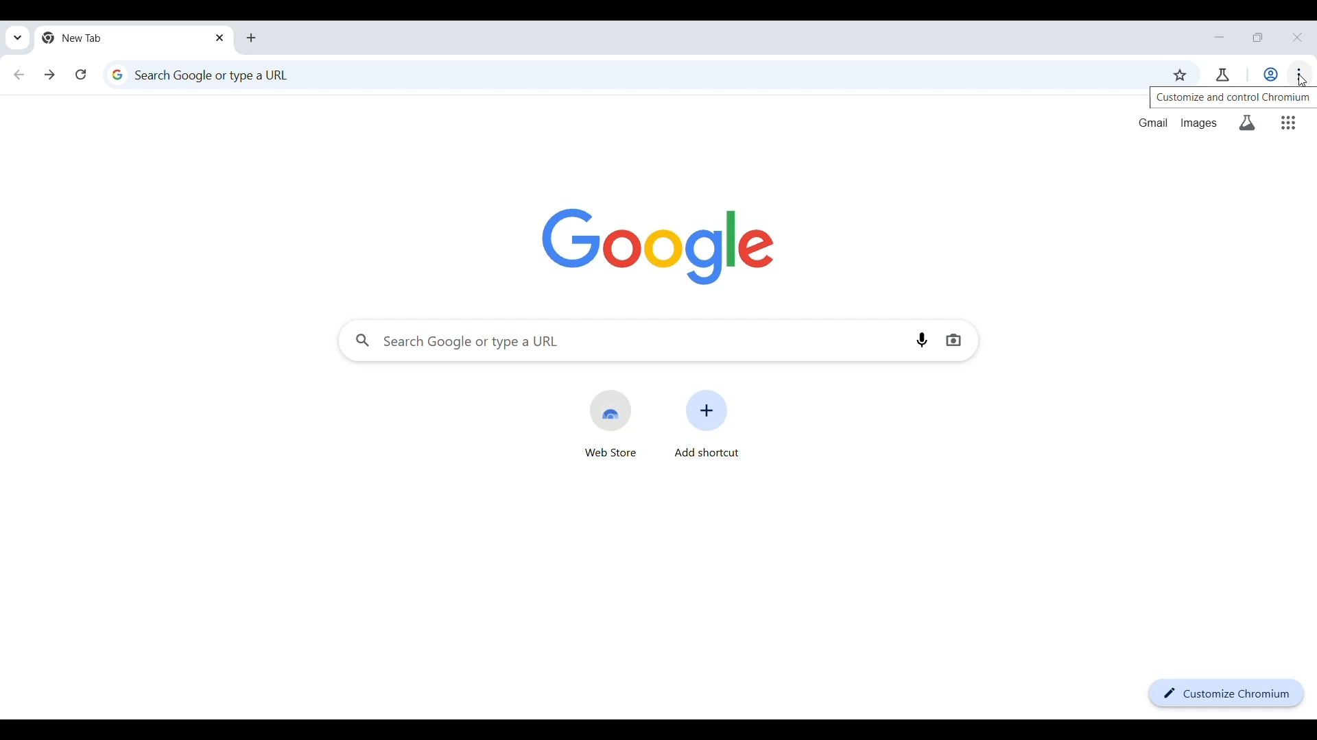 This screenshot has height=740, width=1317. I want to click on Go back, so click(19, 74).